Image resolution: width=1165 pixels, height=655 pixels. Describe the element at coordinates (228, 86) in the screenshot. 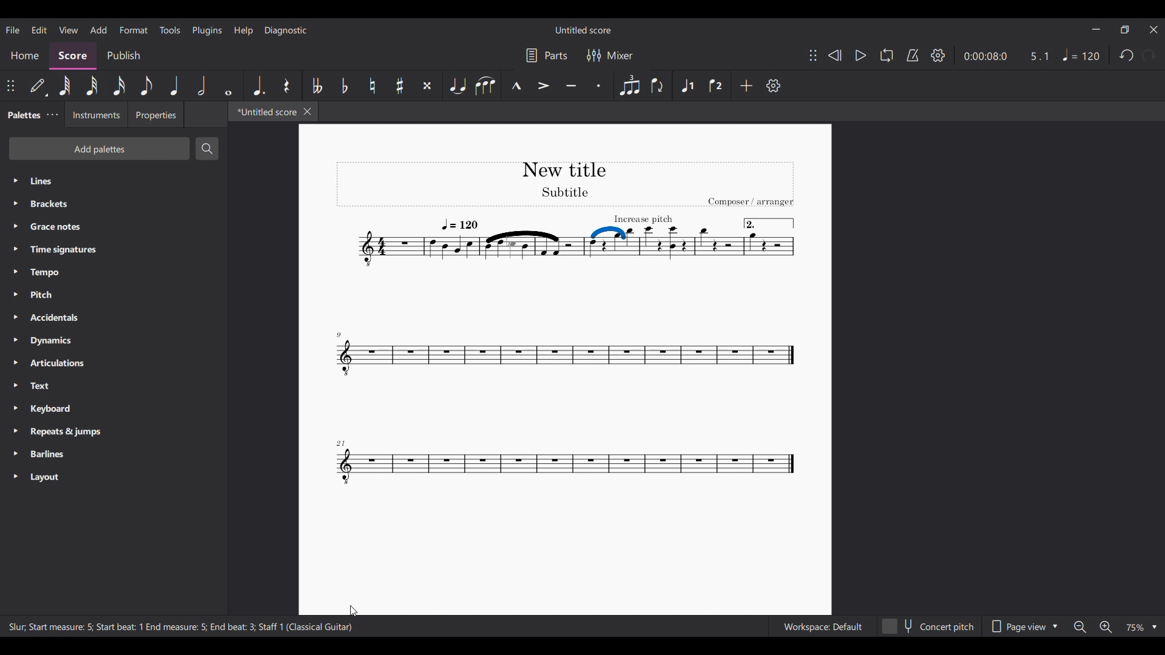

I see `Whole note` at that location.